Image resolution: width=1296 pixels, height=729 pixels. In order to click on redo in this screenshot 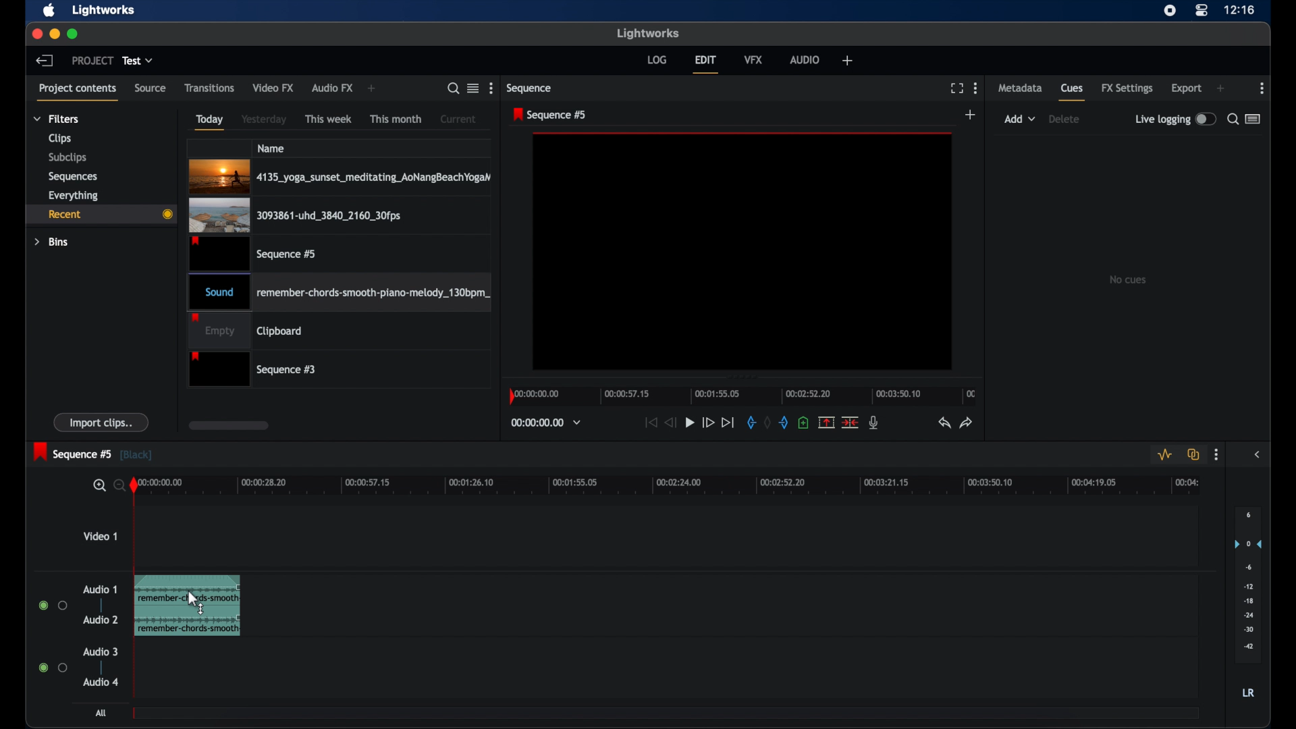, I will do `click(965, 423)`.